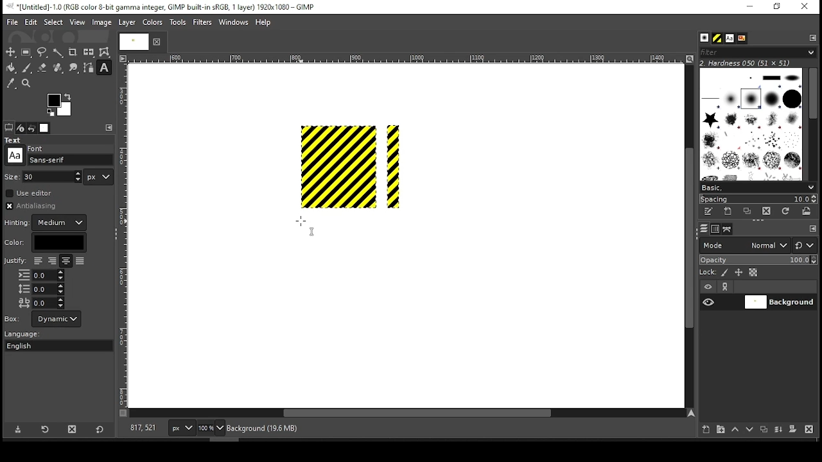  I want to click on select, so click(53, 21).